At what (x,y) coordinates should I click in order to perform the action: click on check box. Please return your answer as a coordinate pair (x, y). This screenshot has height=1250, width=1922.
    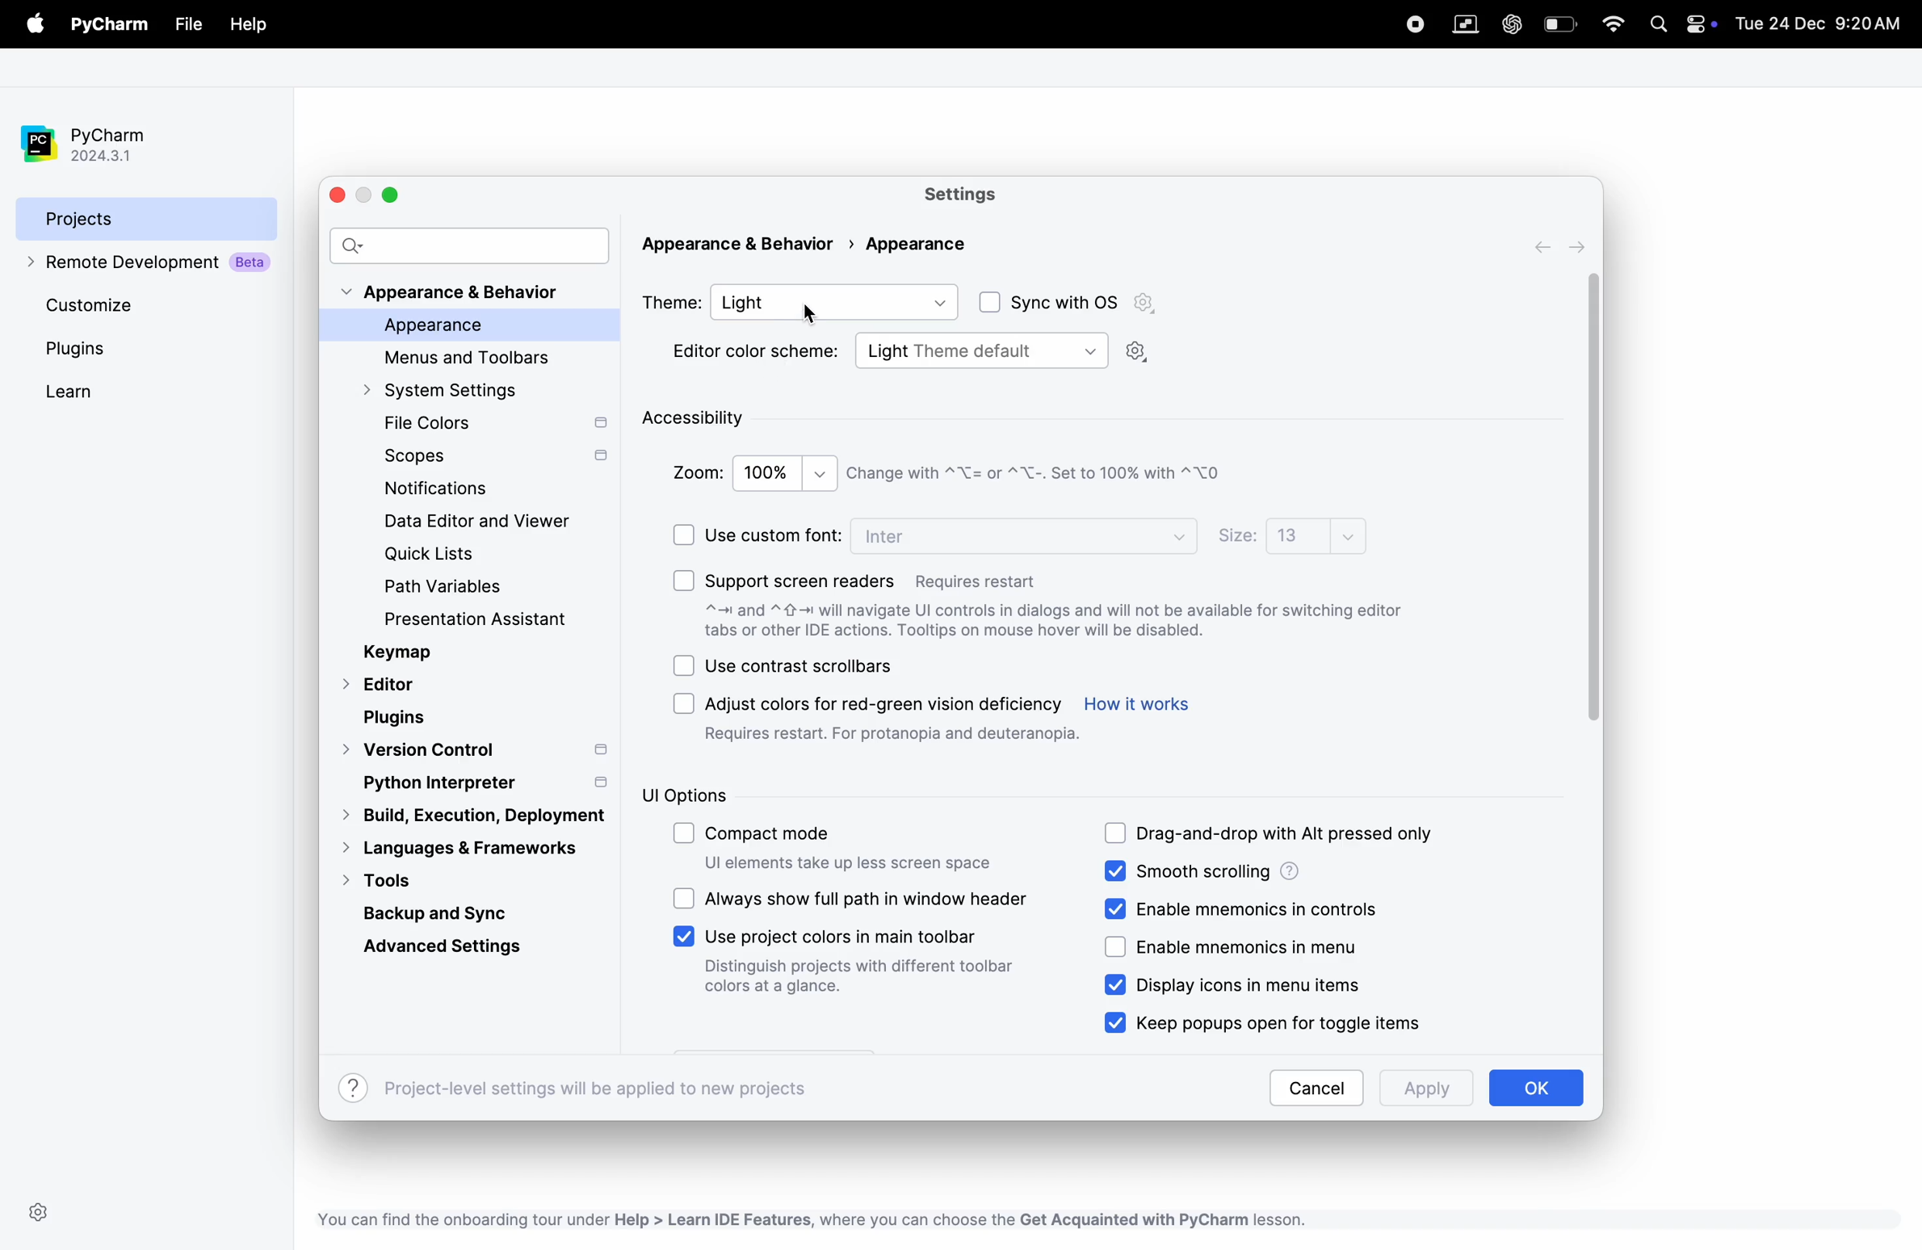
    Looking at the image, I should click on (987, 303).